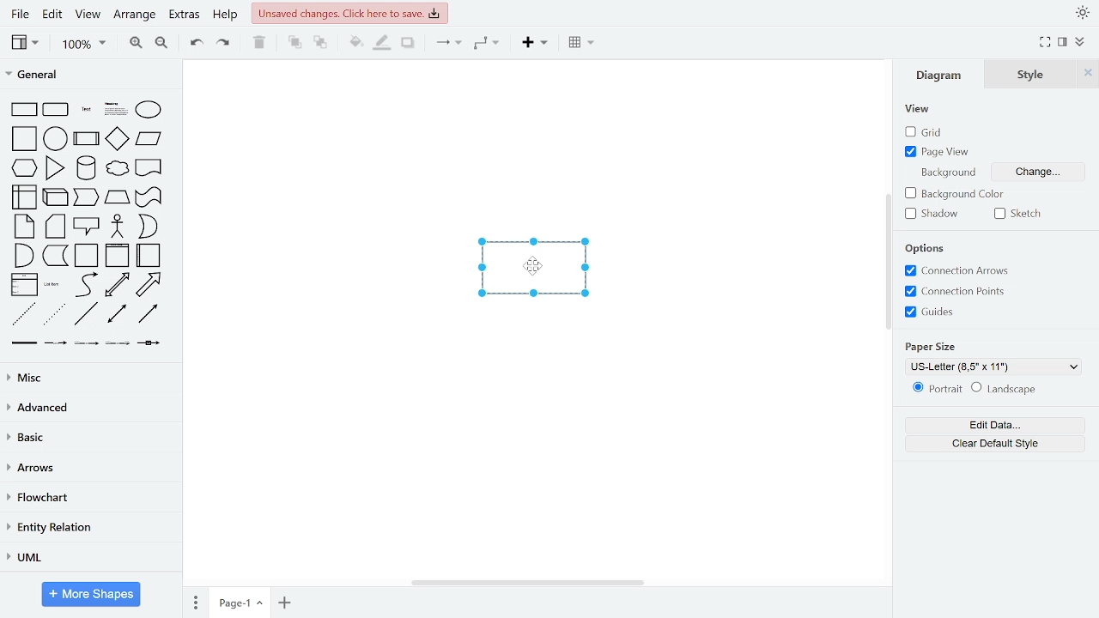  Describe the element at coordinates (88, 439) in the screenshot. I see `basic` at that location.